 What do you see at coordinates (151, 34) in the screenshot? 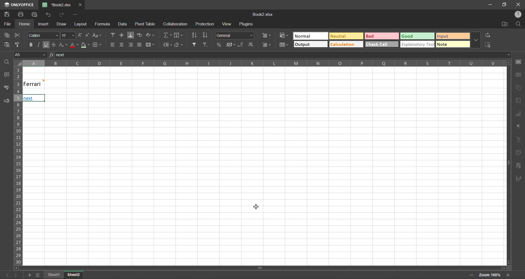
I see `orientation` at bounding box center [151, 34].